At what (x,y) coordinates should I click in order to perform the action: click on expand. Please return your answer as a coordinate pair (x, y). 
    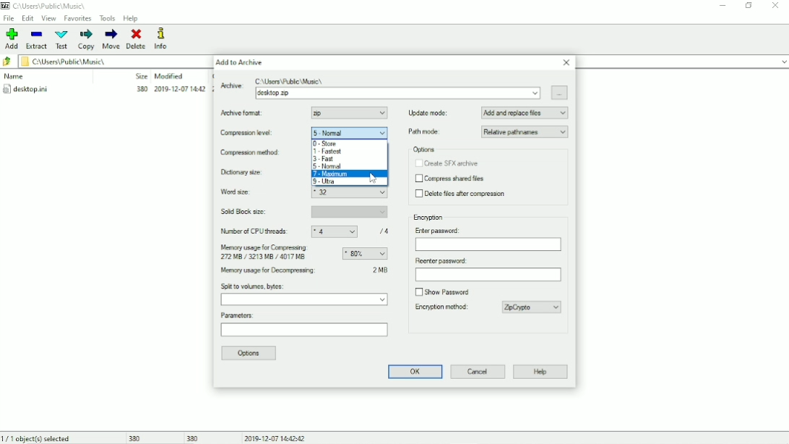
    Looking at the image, I should click on (783, 62).